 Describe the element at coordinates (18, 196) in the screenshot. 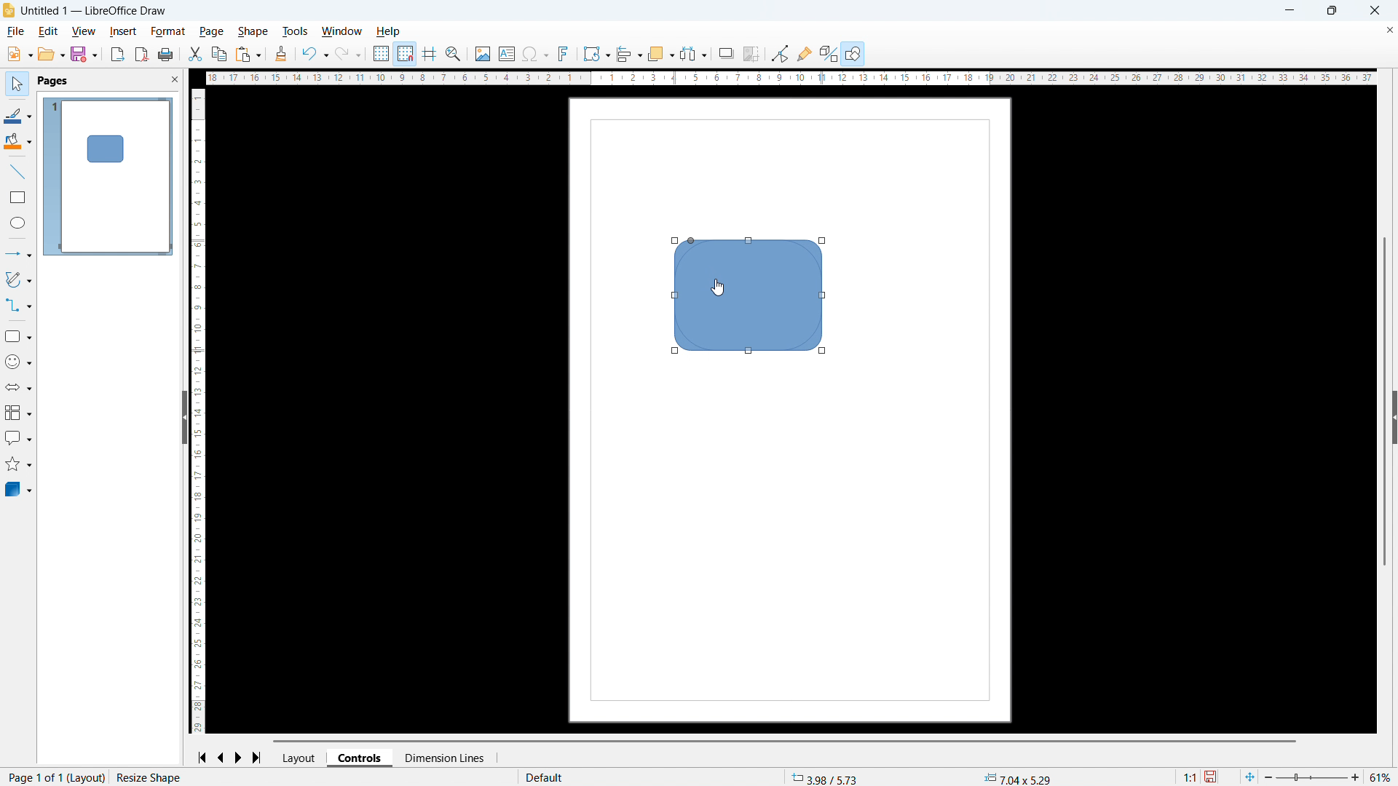

I see `Rectangle tool ` at that location.